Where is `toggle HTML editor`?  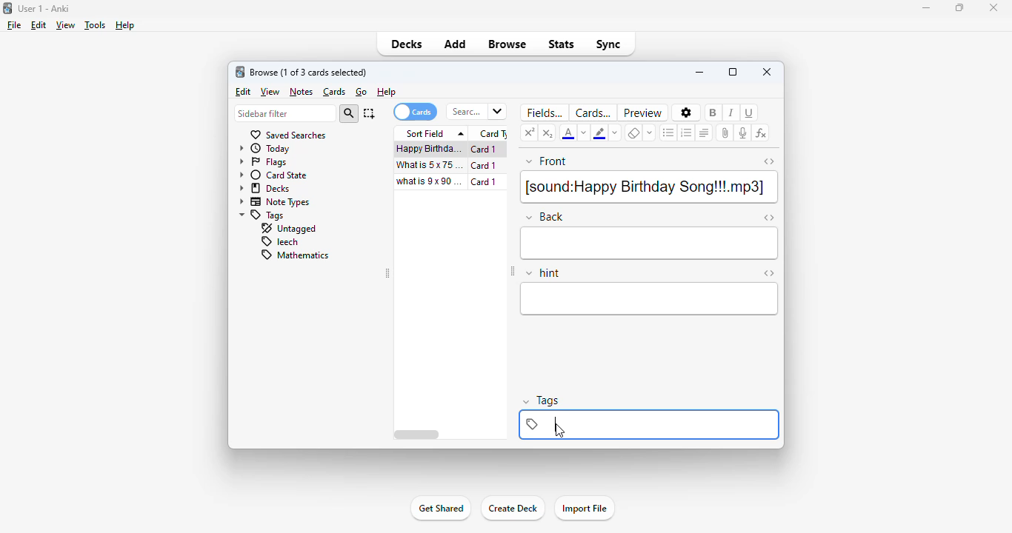
toggle HTML editor is located at coordinates (769, 218).